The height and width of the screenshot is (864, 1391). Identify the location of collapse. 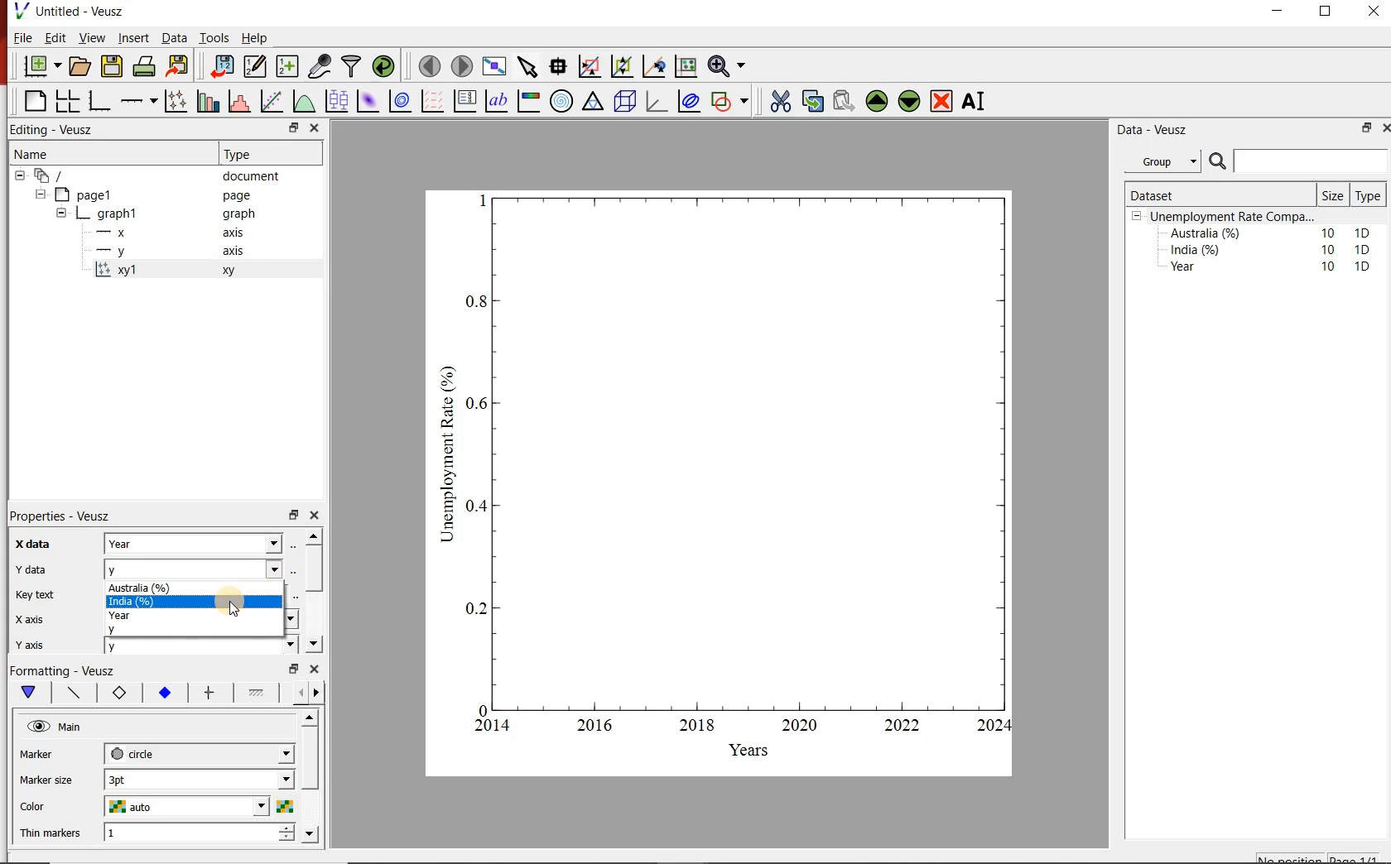
(60, 215).